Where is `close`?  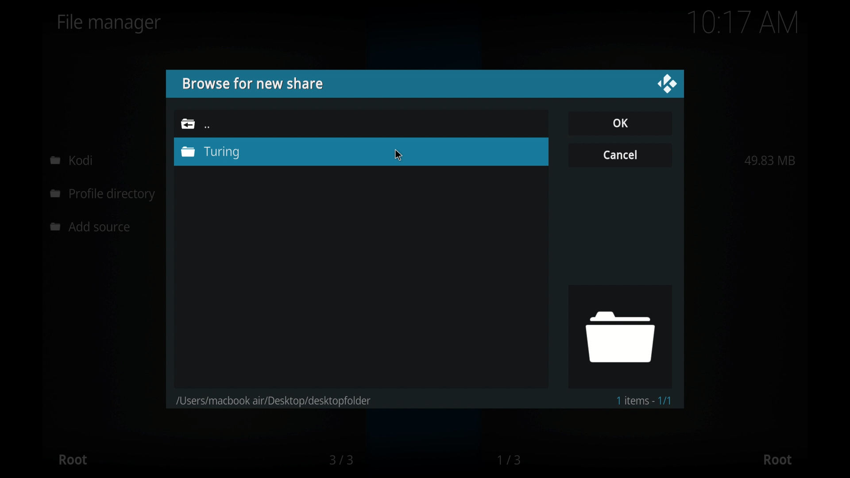
close is located at coordinates (667, 84).